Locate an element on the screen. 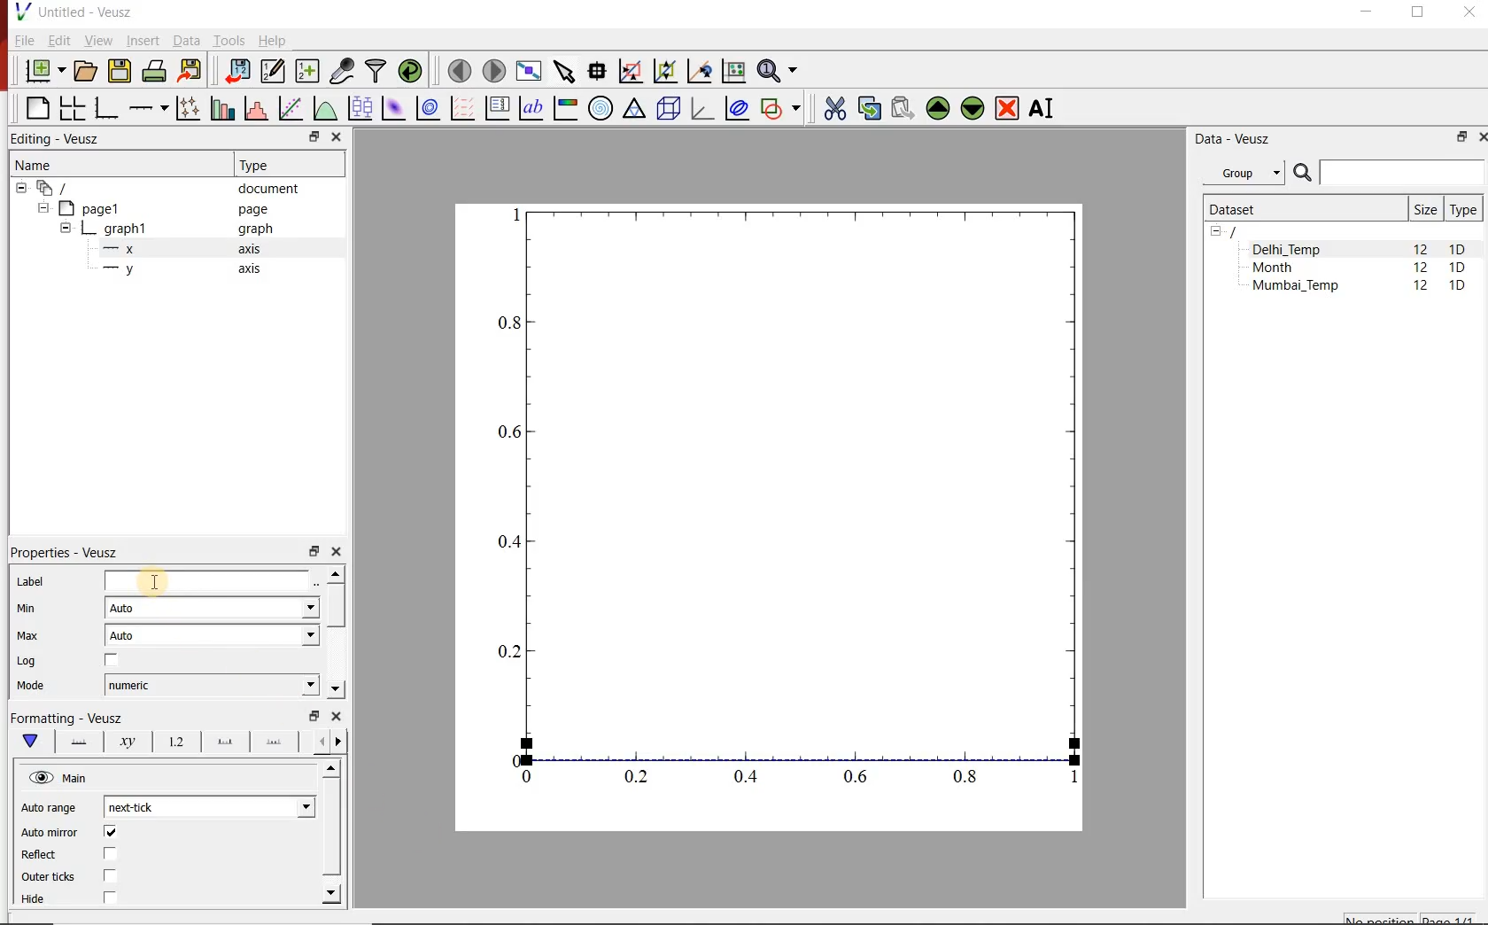  restore is located at coordinates (315, 136).